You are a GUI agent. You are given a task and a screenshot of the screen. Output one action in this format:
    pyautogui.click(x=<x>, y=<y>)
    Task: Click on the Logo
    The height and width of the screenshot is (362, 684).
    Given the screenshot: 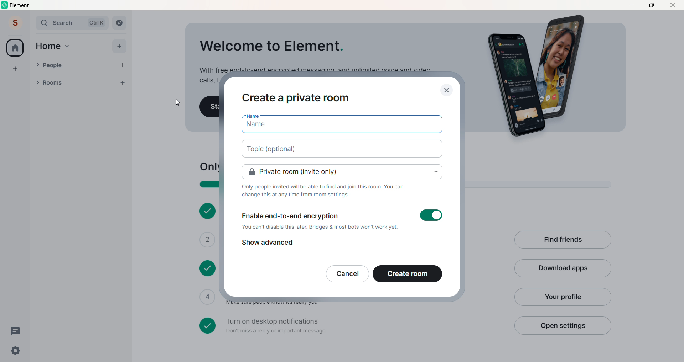 What is the action you would take?
    pyautogui.click(x=5, y=5)
    